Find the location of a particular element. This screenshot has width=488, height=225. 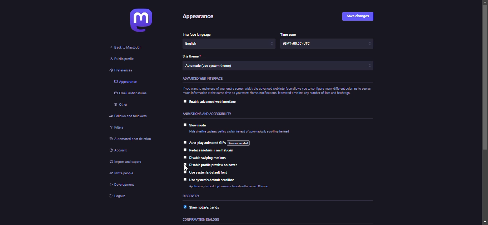

auto play animated gif's is located at coordinates (218, 142).